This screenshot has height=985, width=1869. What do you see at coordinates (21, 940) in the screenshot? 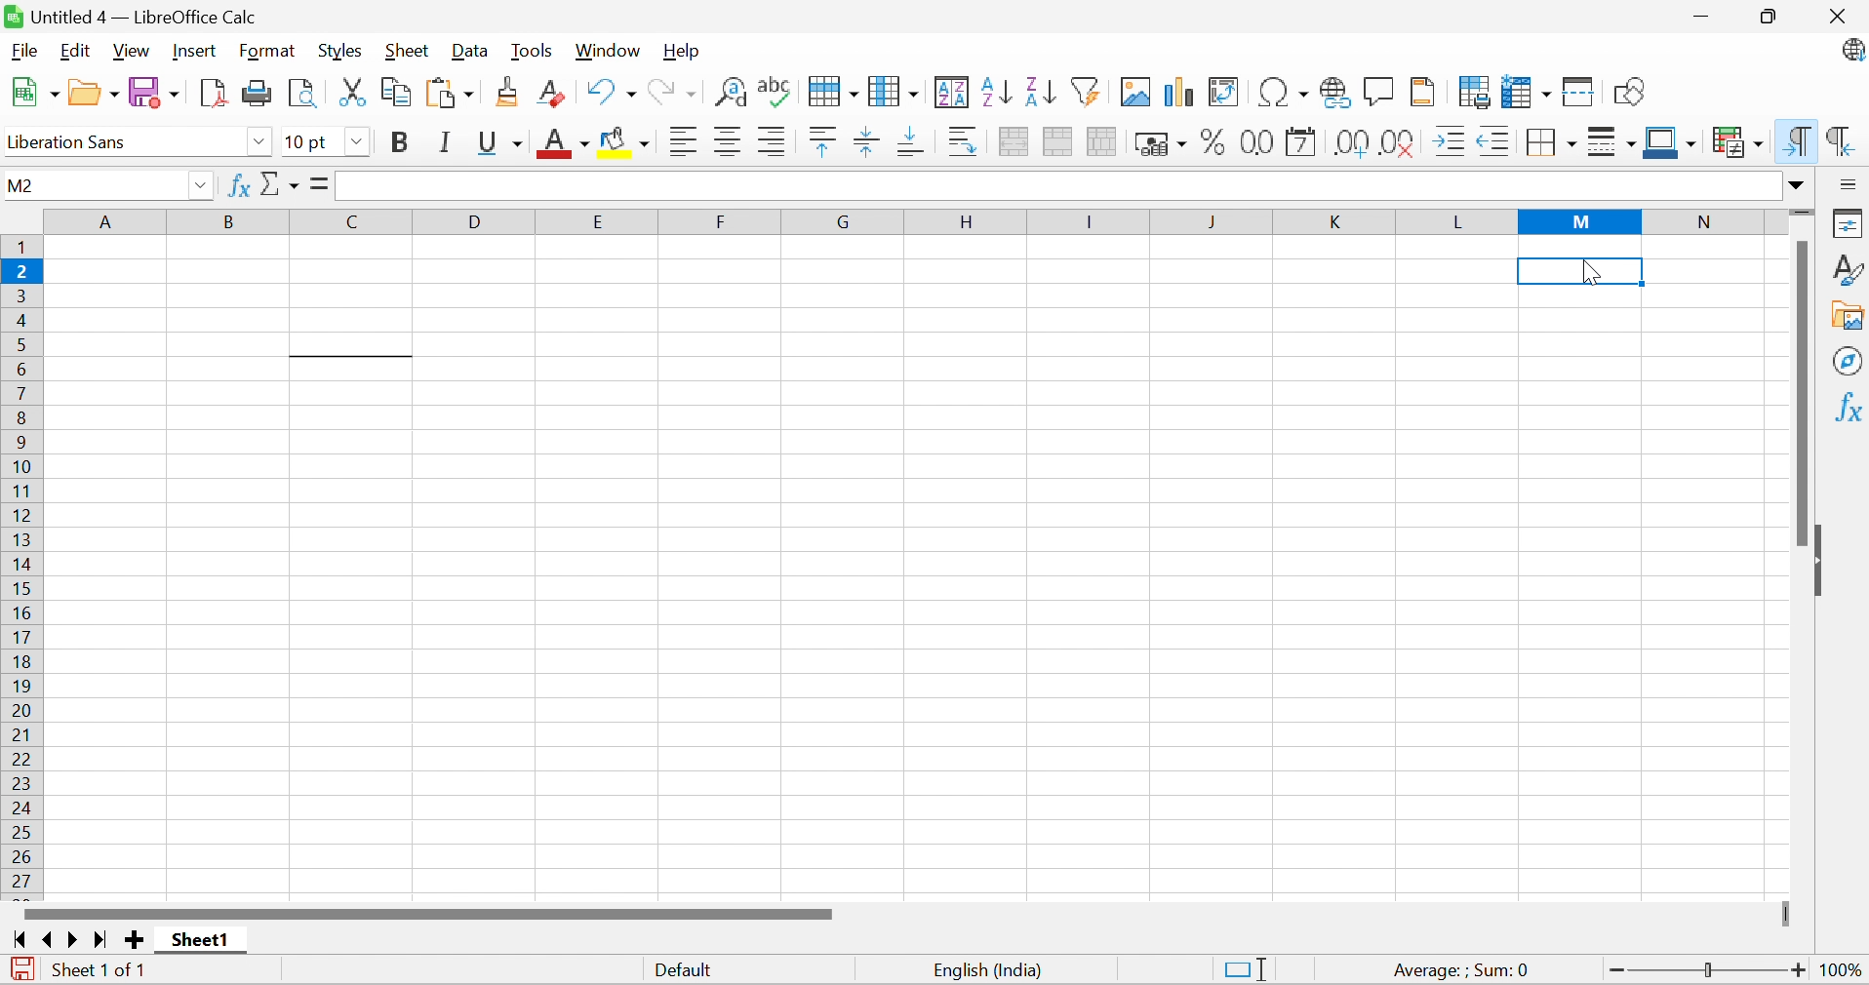
I see `Scroll to first sheet` at bounding box center [21, 940].